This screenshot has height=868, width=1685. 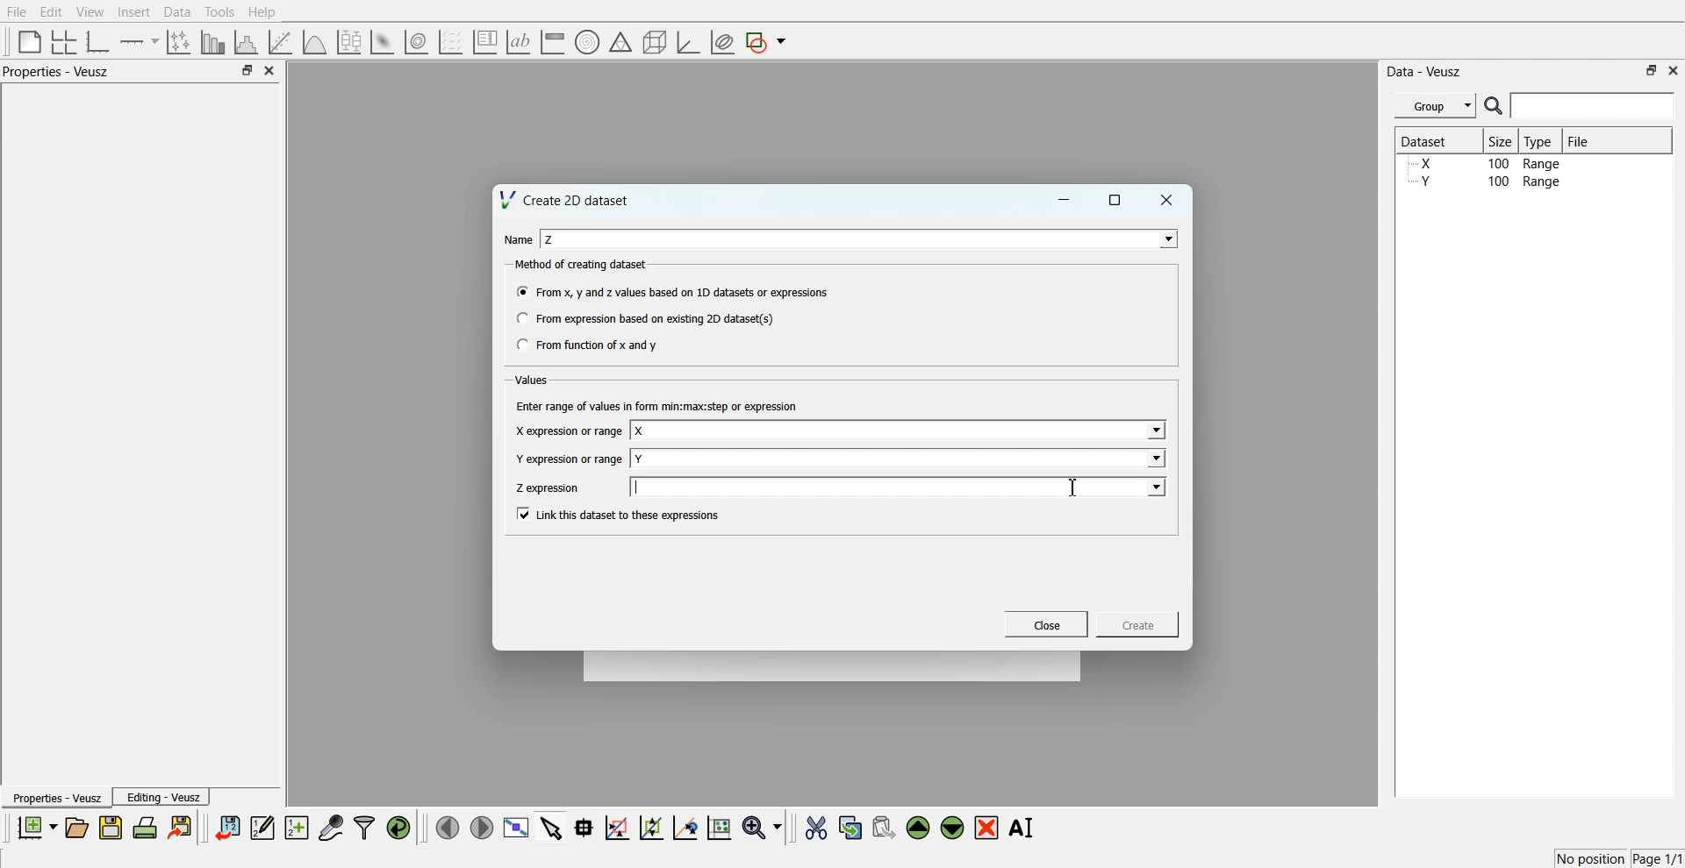 What do you see at coordinates (180, 42) in the screenshot?
I see `Plot points with lines` at bounding box center [180, 42].